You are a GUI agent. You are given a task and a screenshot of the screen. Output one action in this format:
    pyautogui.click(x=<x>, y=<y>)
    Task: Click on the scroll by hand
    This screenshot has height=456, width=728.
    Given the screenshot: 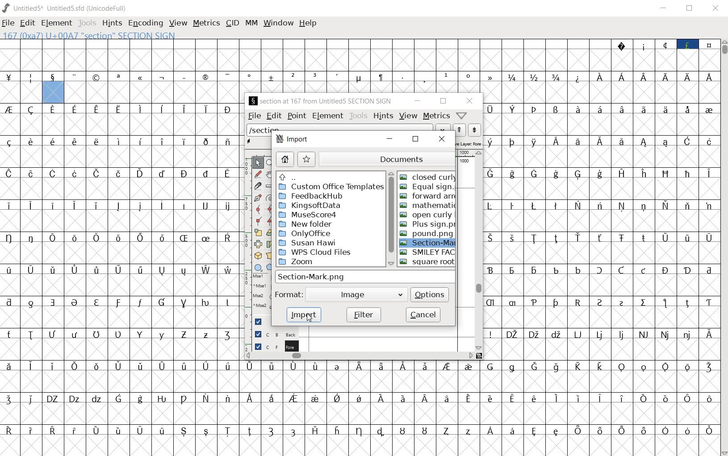 What is the action you would take?
    pyautogui.click(x=270, y=174)
    